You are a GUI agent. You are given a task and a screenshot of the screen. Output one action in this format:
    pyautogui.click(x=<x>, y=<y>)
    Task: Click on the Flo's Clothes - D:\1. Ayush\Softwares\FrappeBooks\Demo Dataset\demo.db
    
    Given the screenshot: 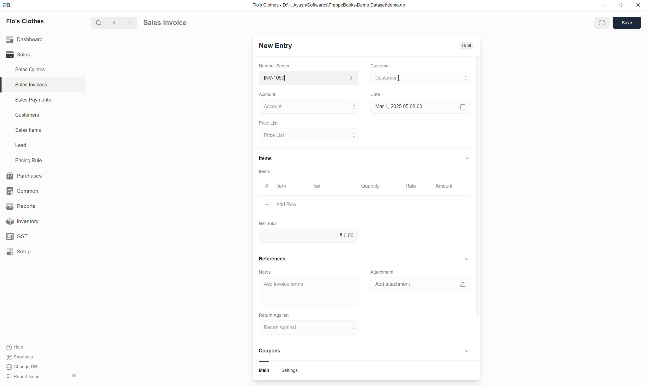 What is the action you would take?
    pyautogui.click(x=334, y=6)
    